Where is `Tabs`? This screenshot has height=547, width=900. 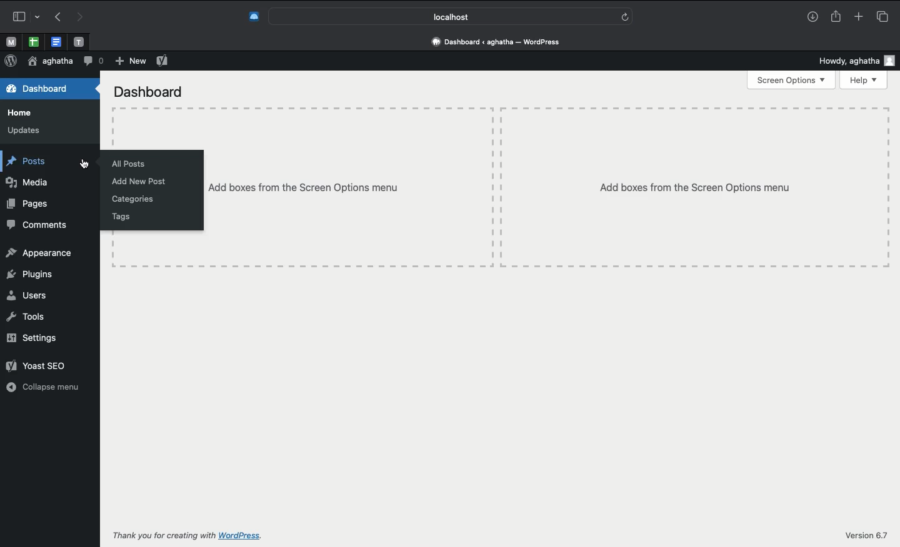
Tabs is located at coordinates (882, 16).